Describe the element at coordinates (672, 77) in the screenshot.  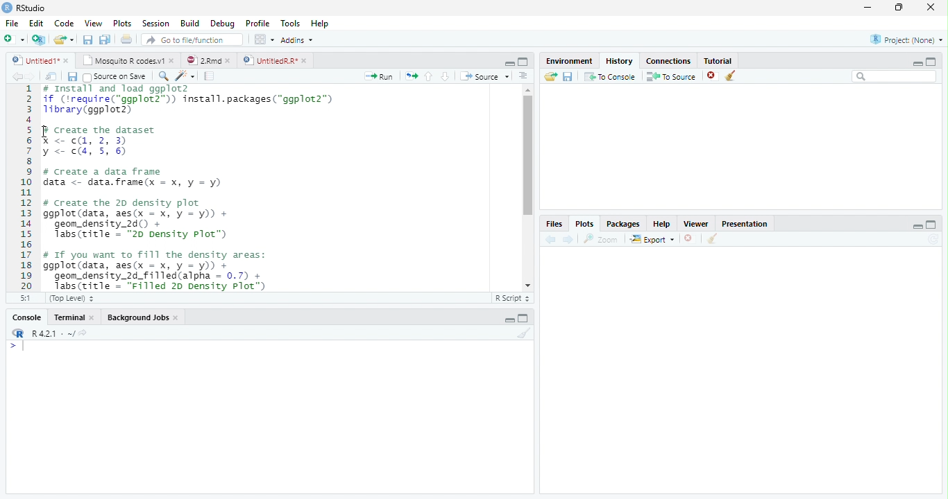
I see `To source` at that location.